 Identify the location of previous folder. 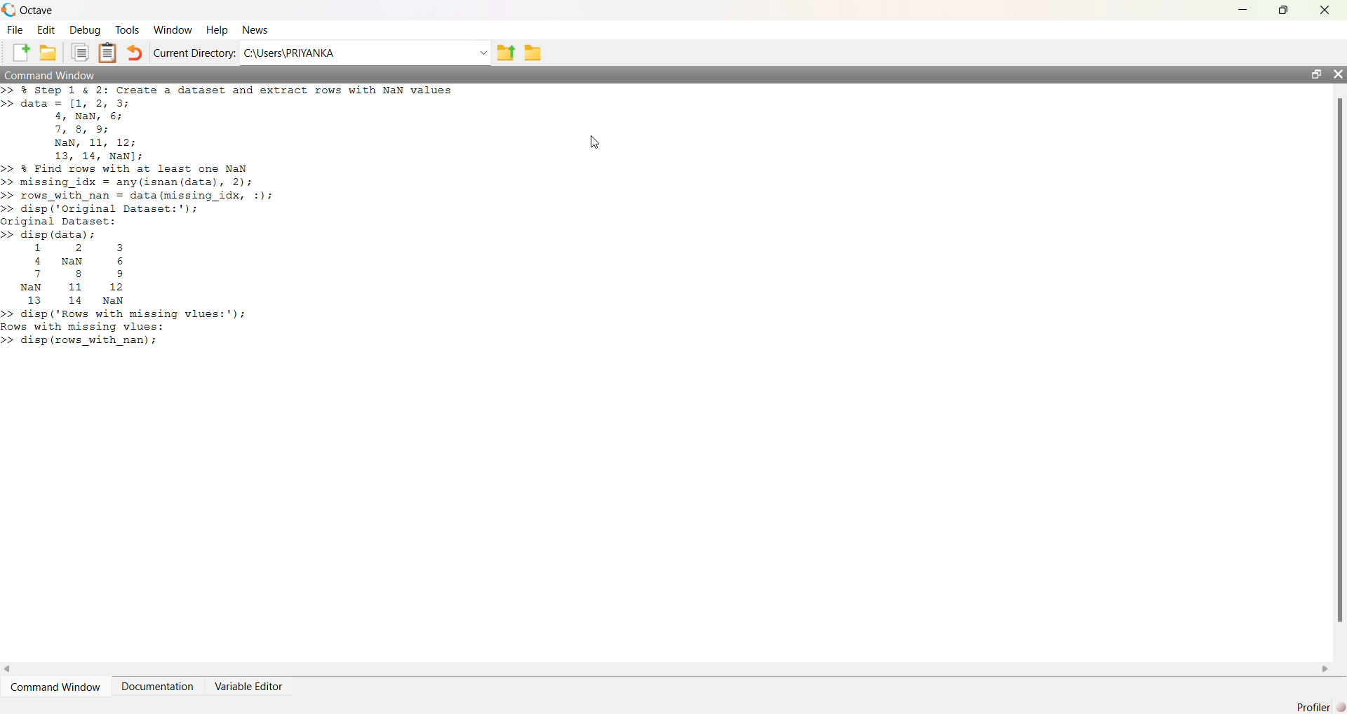
(505, 54).